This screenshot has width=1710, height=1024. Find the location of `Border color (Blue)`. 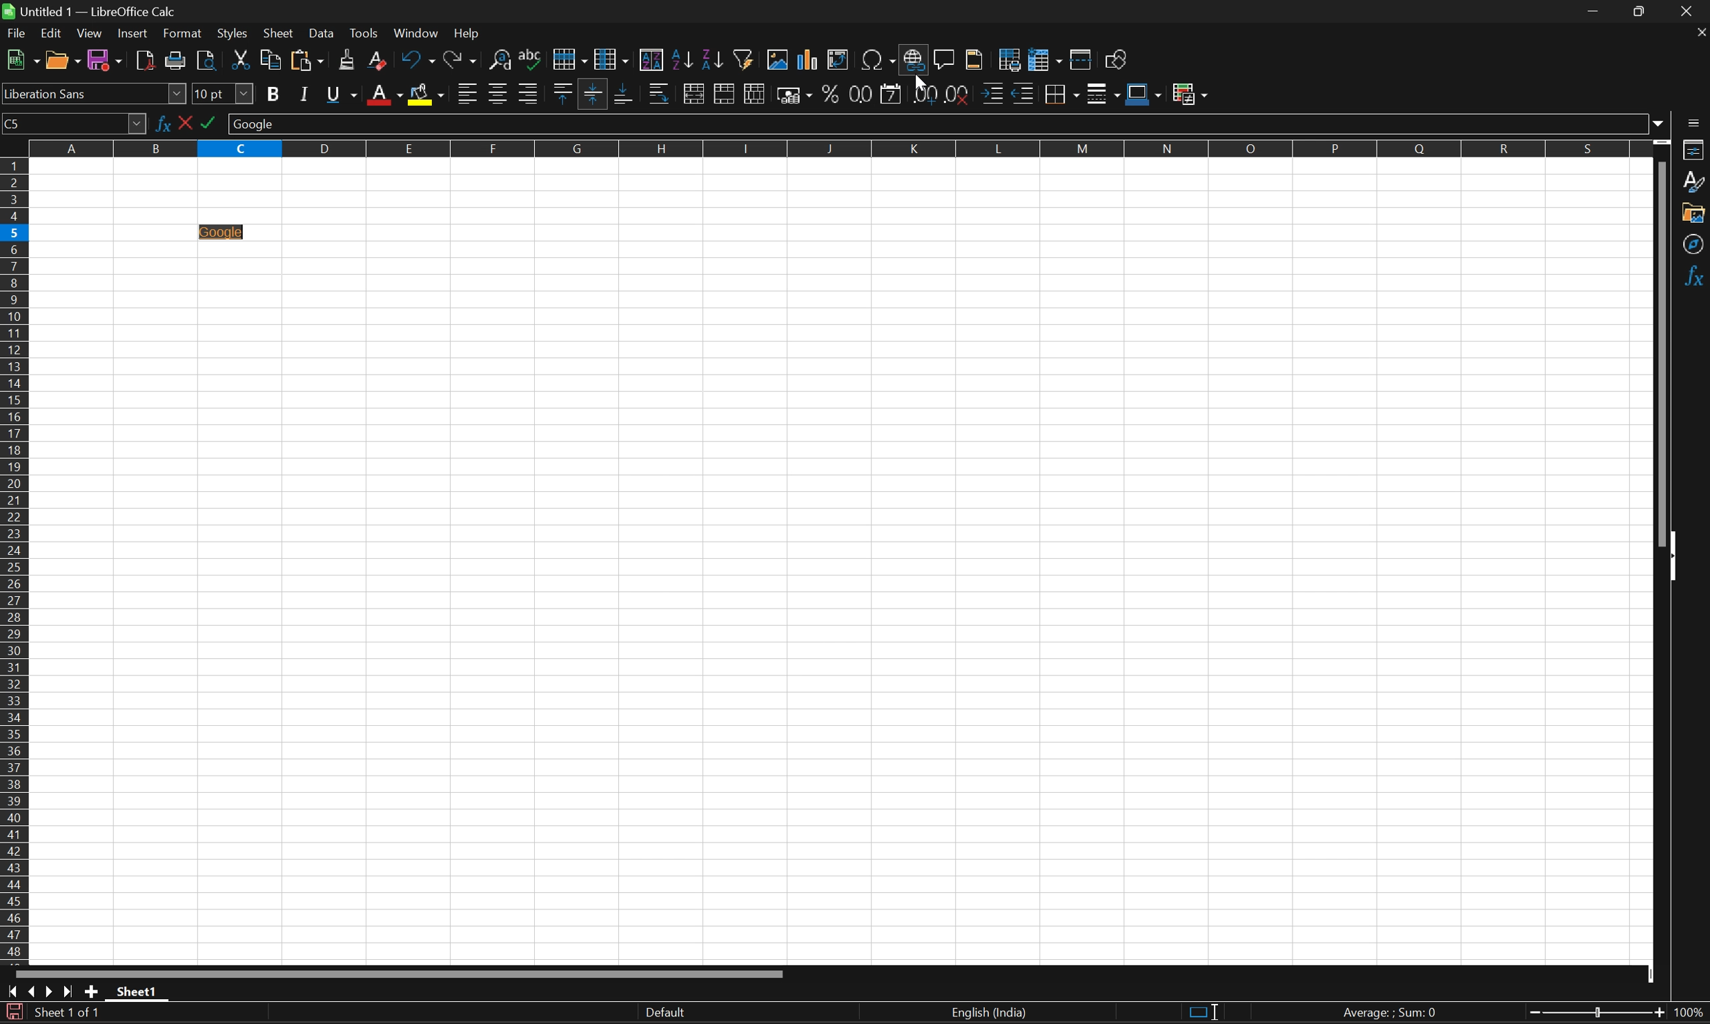

Border color (Blue) is located at coordinates (1146, 94).